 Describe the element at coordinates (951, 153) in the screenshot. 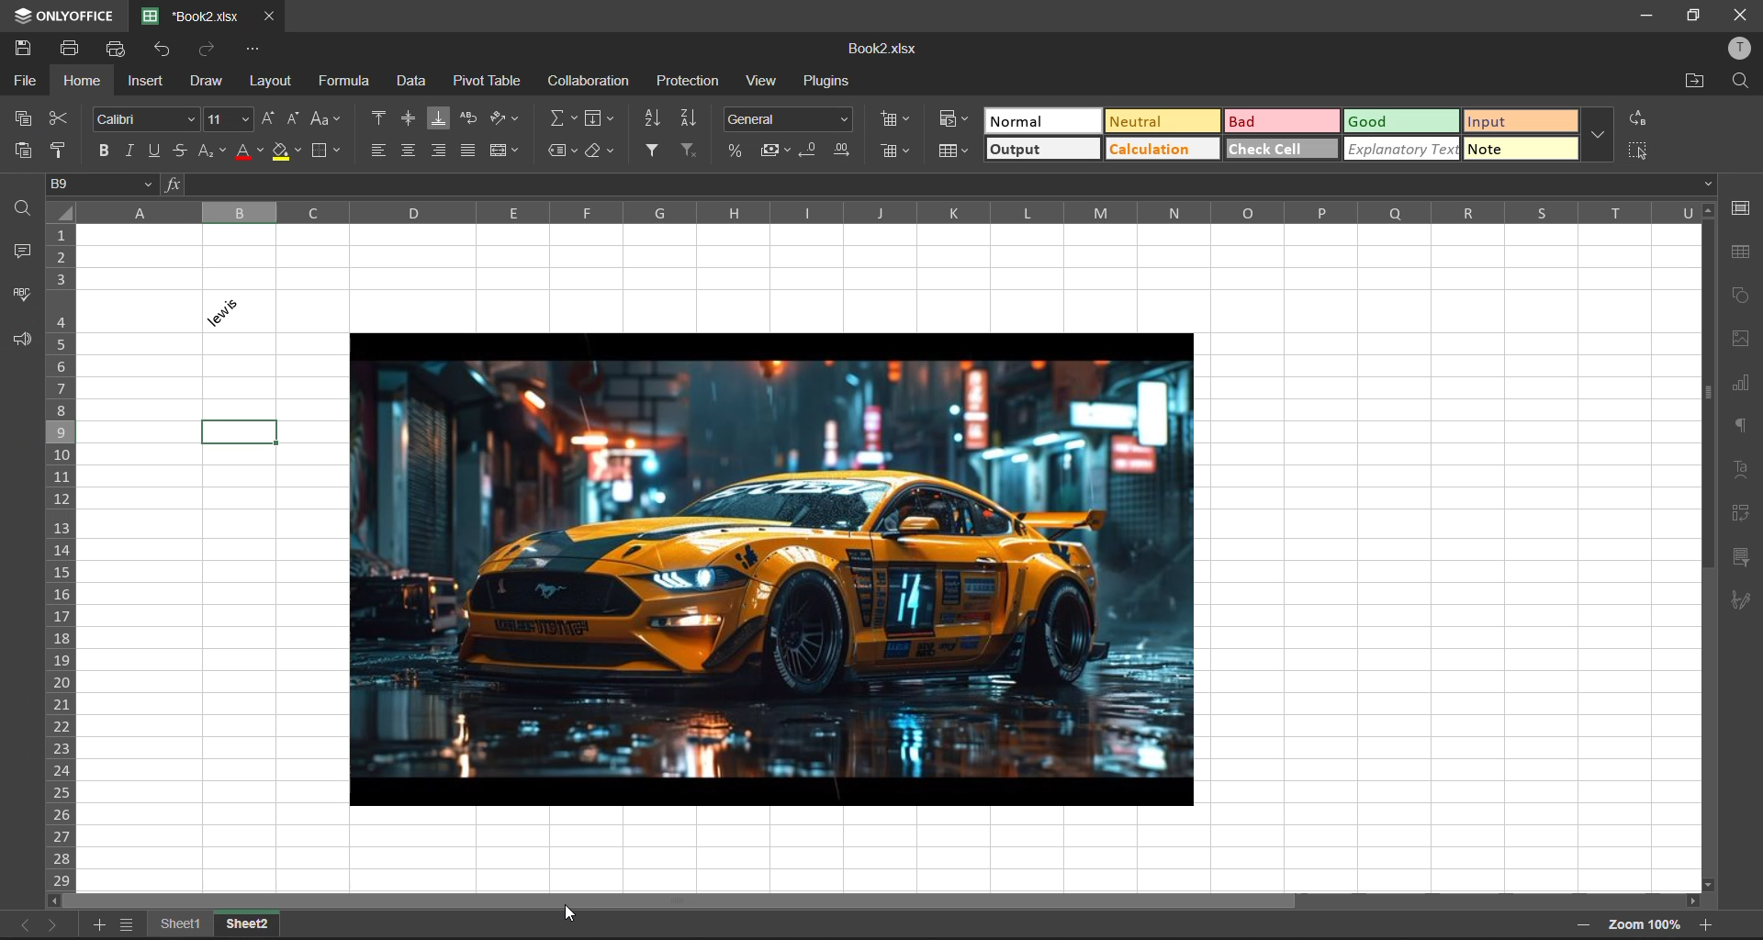

I see `format as a table` at that location.